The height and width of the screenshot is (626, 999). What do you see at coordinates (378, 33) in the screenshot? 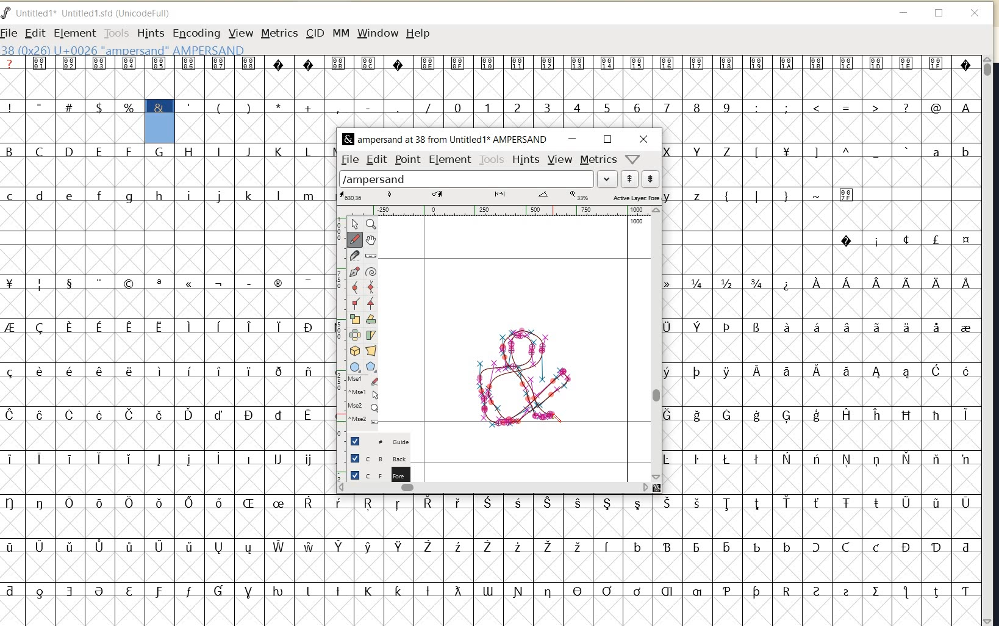
I see `WINDOW` at bounding box center [378, 33].